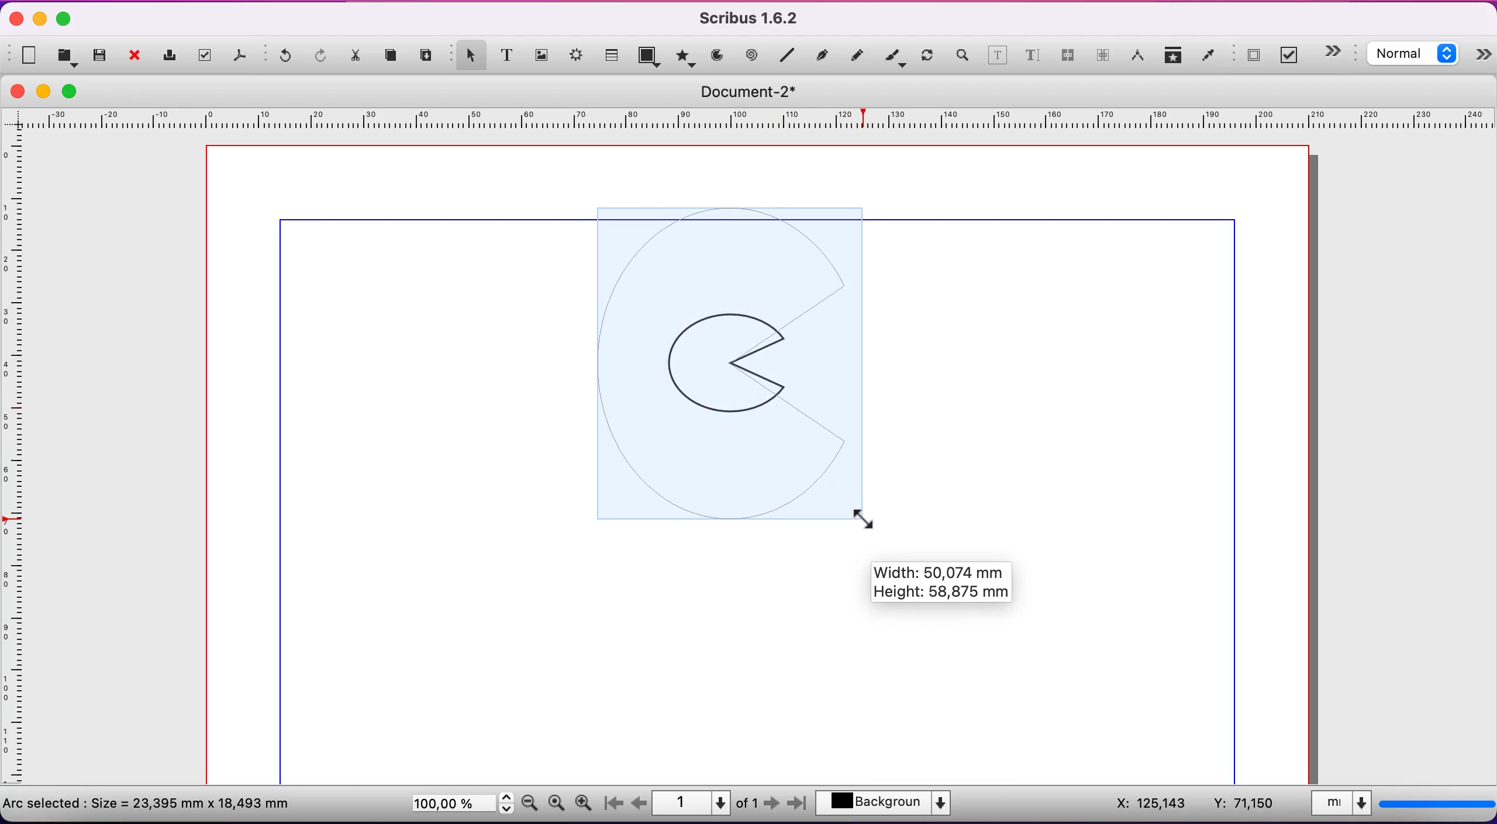 The width and height of the screenshot is (1497, 824). I want to click on zoom in or zoom out, so click(961, 57).